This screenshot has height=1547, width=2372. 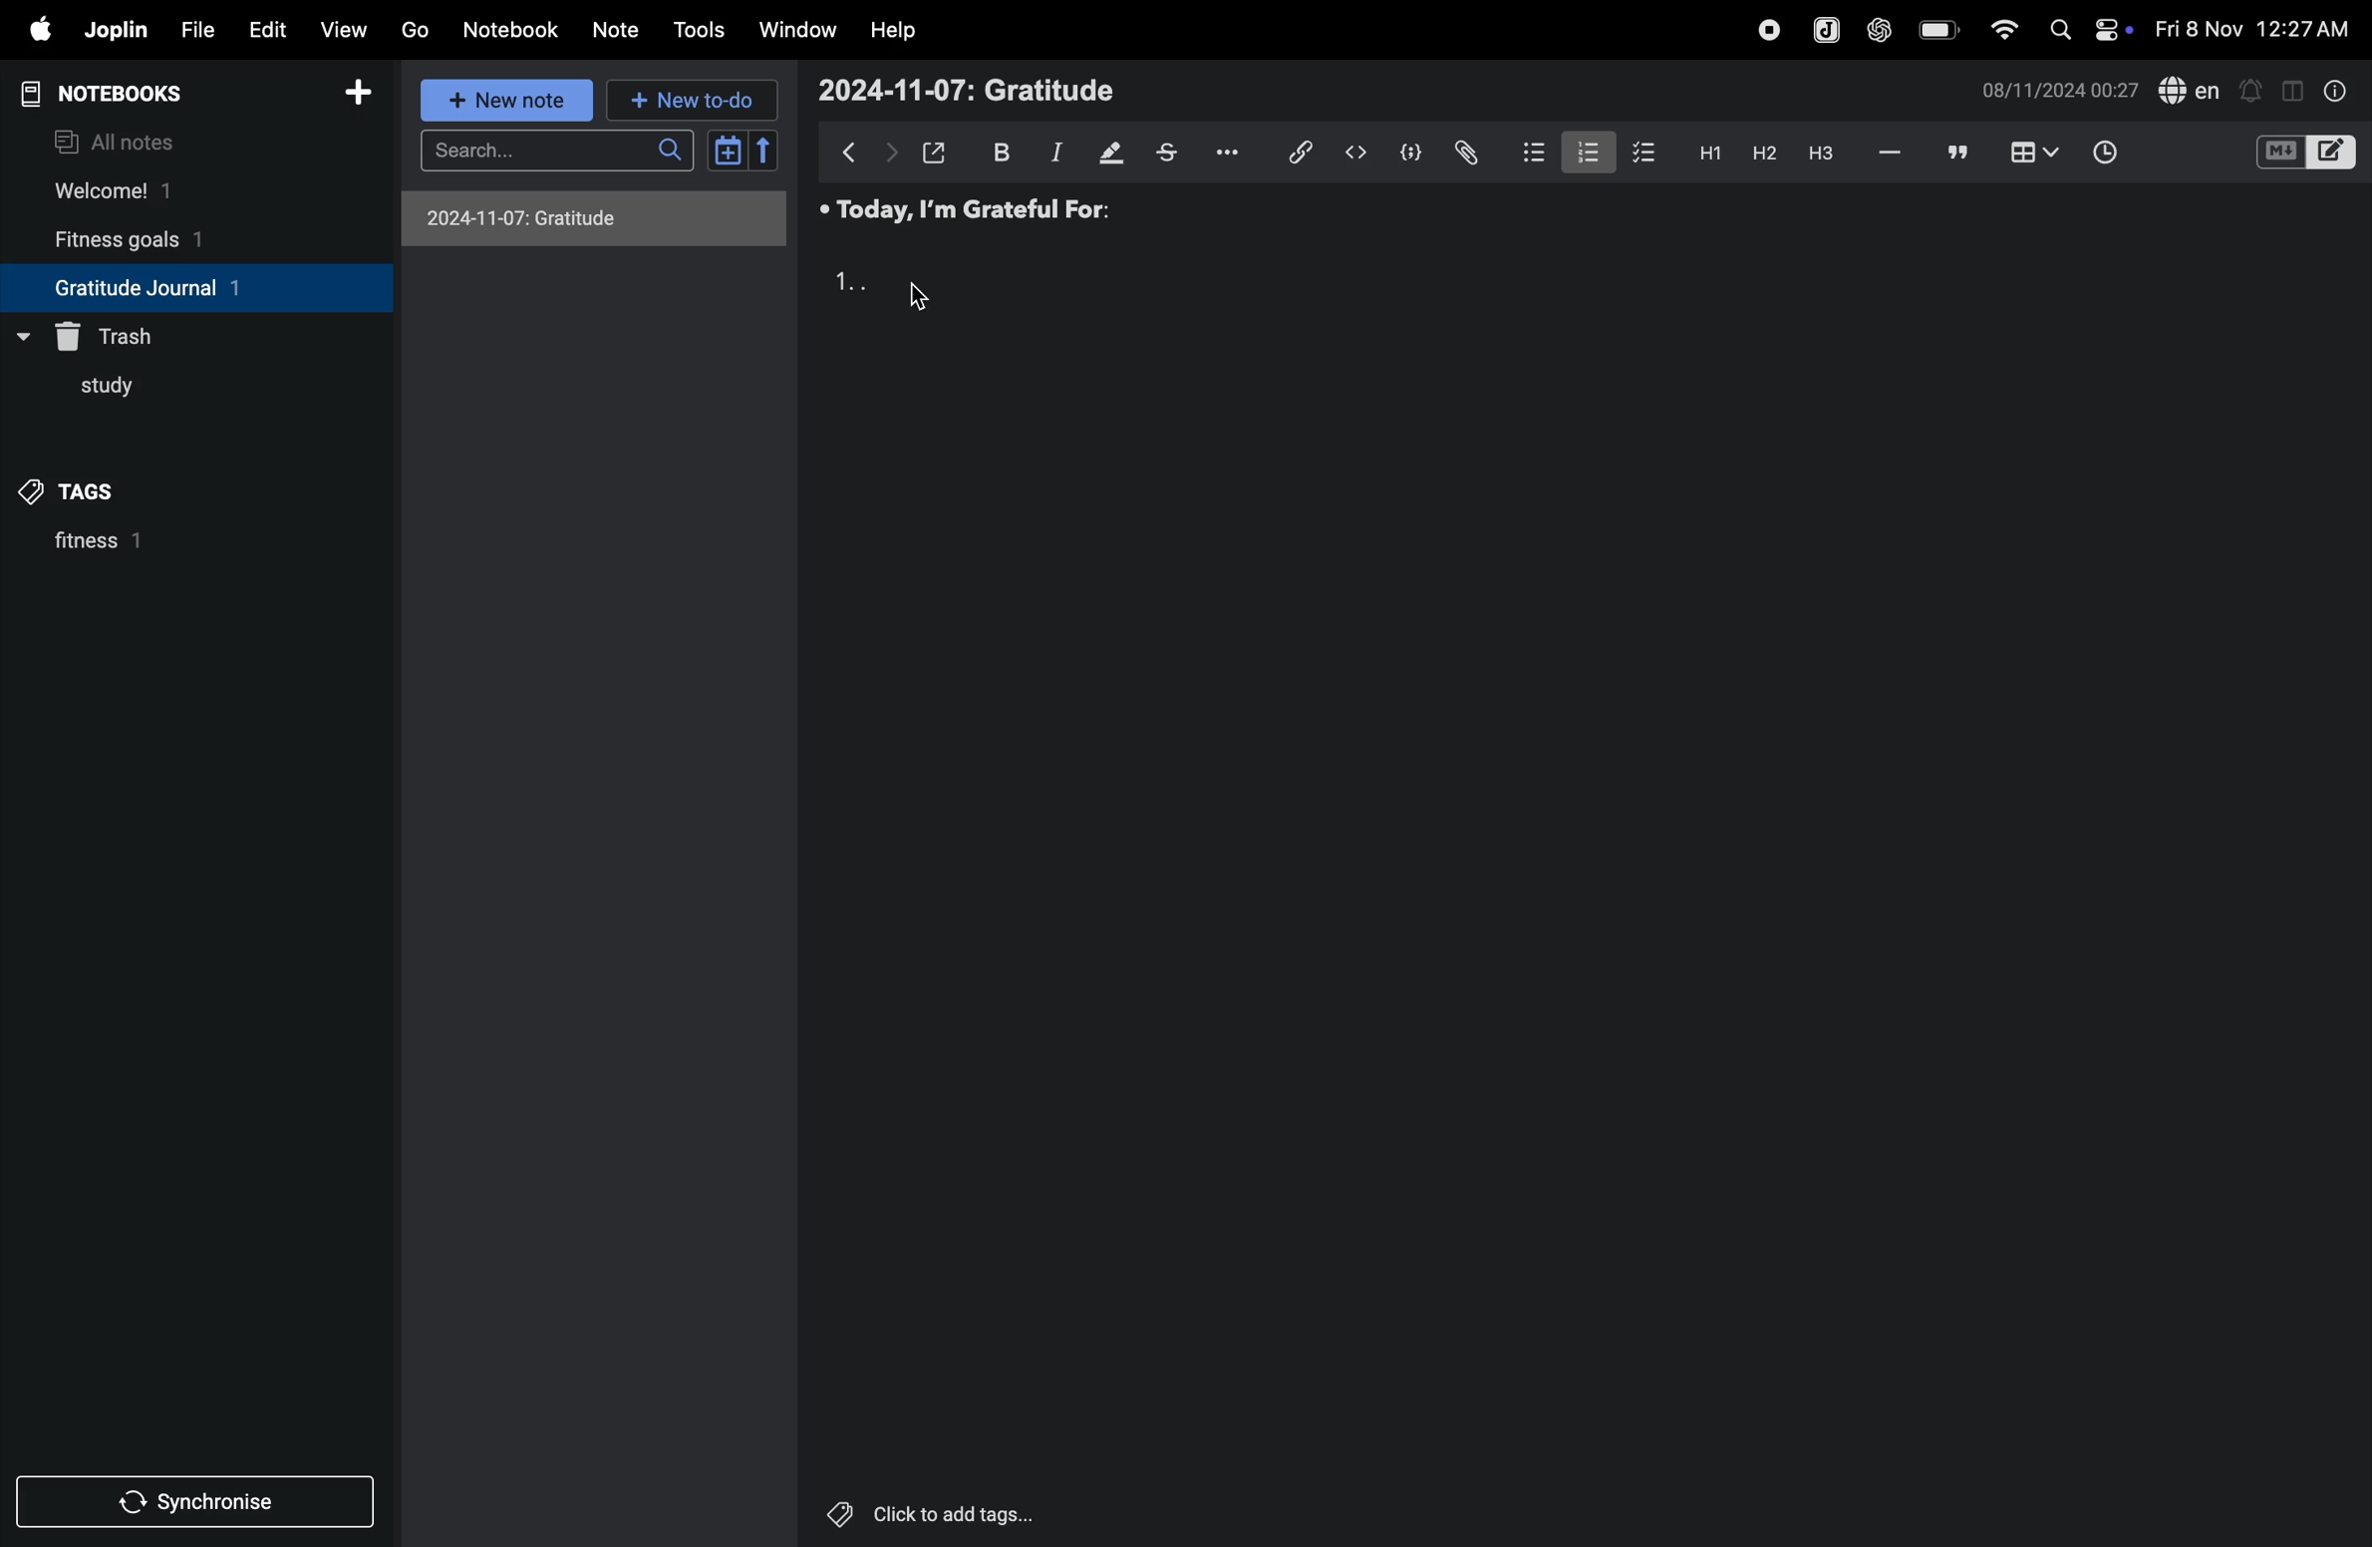 What do you see at coordinates (2036, 152) in the screenshot?
I see `table view` at bounding box center [2036, 152].